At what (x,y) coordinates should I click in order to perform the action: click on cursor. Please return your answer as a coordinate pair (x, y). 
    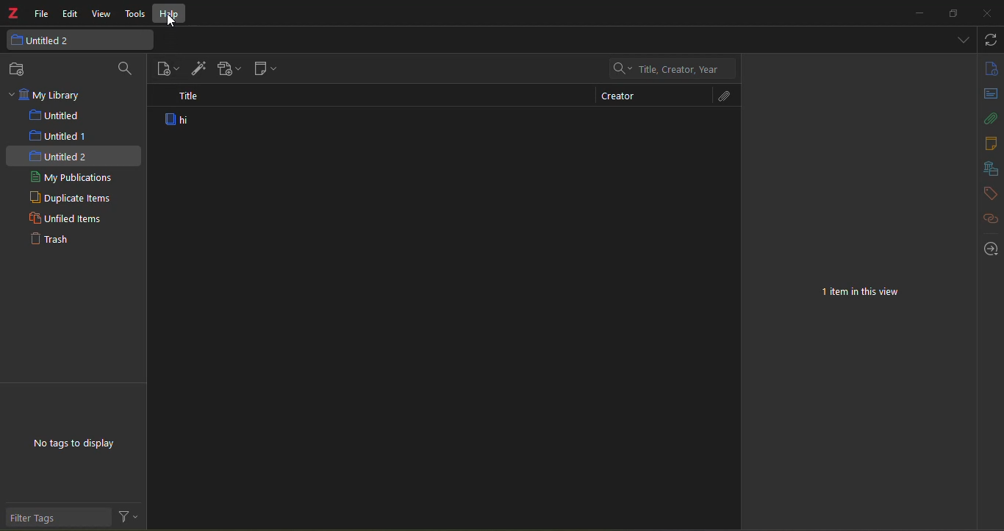
    Looking at the image, I should click on (173, 22).